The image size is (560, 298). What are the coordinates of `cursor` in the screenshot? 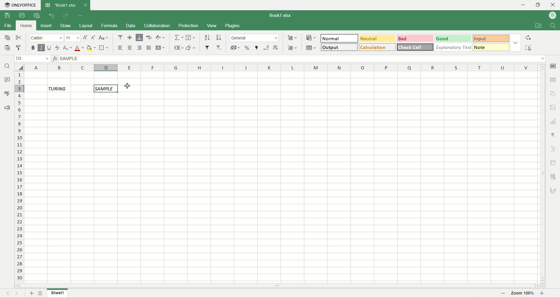 It's located at (128, 86).